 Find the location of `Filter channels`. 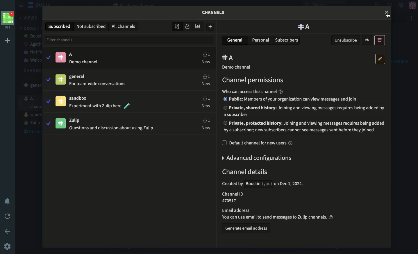

Filter channels is located at coordinates (130, 40).